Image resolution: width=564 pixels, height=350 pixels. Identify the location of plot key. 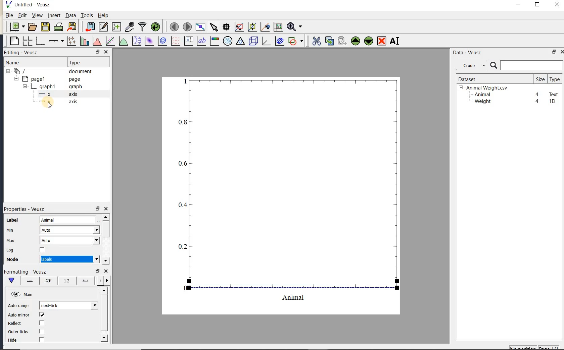
(188, 41).